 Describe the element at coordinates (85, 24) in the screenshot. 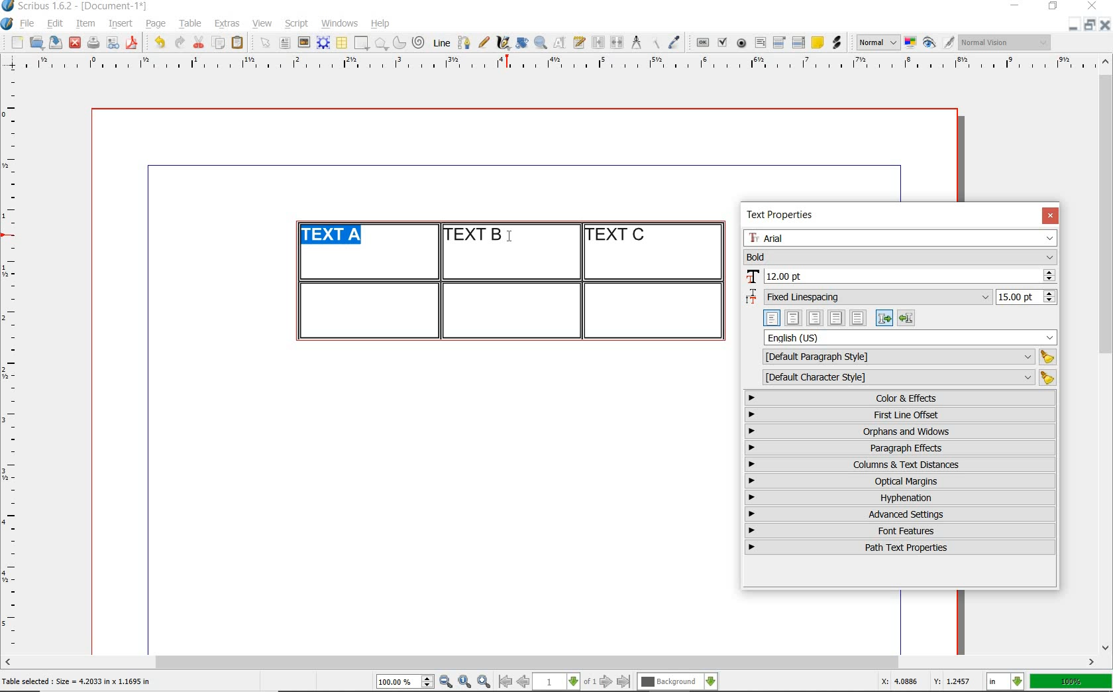

I see `item` at that location.